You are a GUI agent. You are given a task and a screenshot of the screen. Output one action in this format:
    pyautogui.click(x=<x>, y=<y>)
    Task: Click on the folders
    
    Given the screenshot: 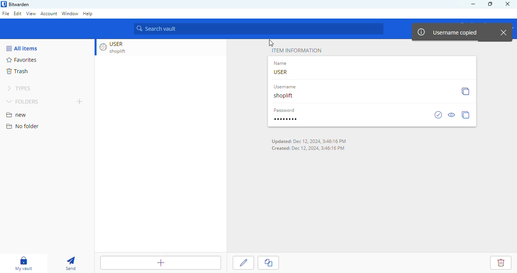 What is the action you would take?
    pyautogui.click(x=23, y=101)
    